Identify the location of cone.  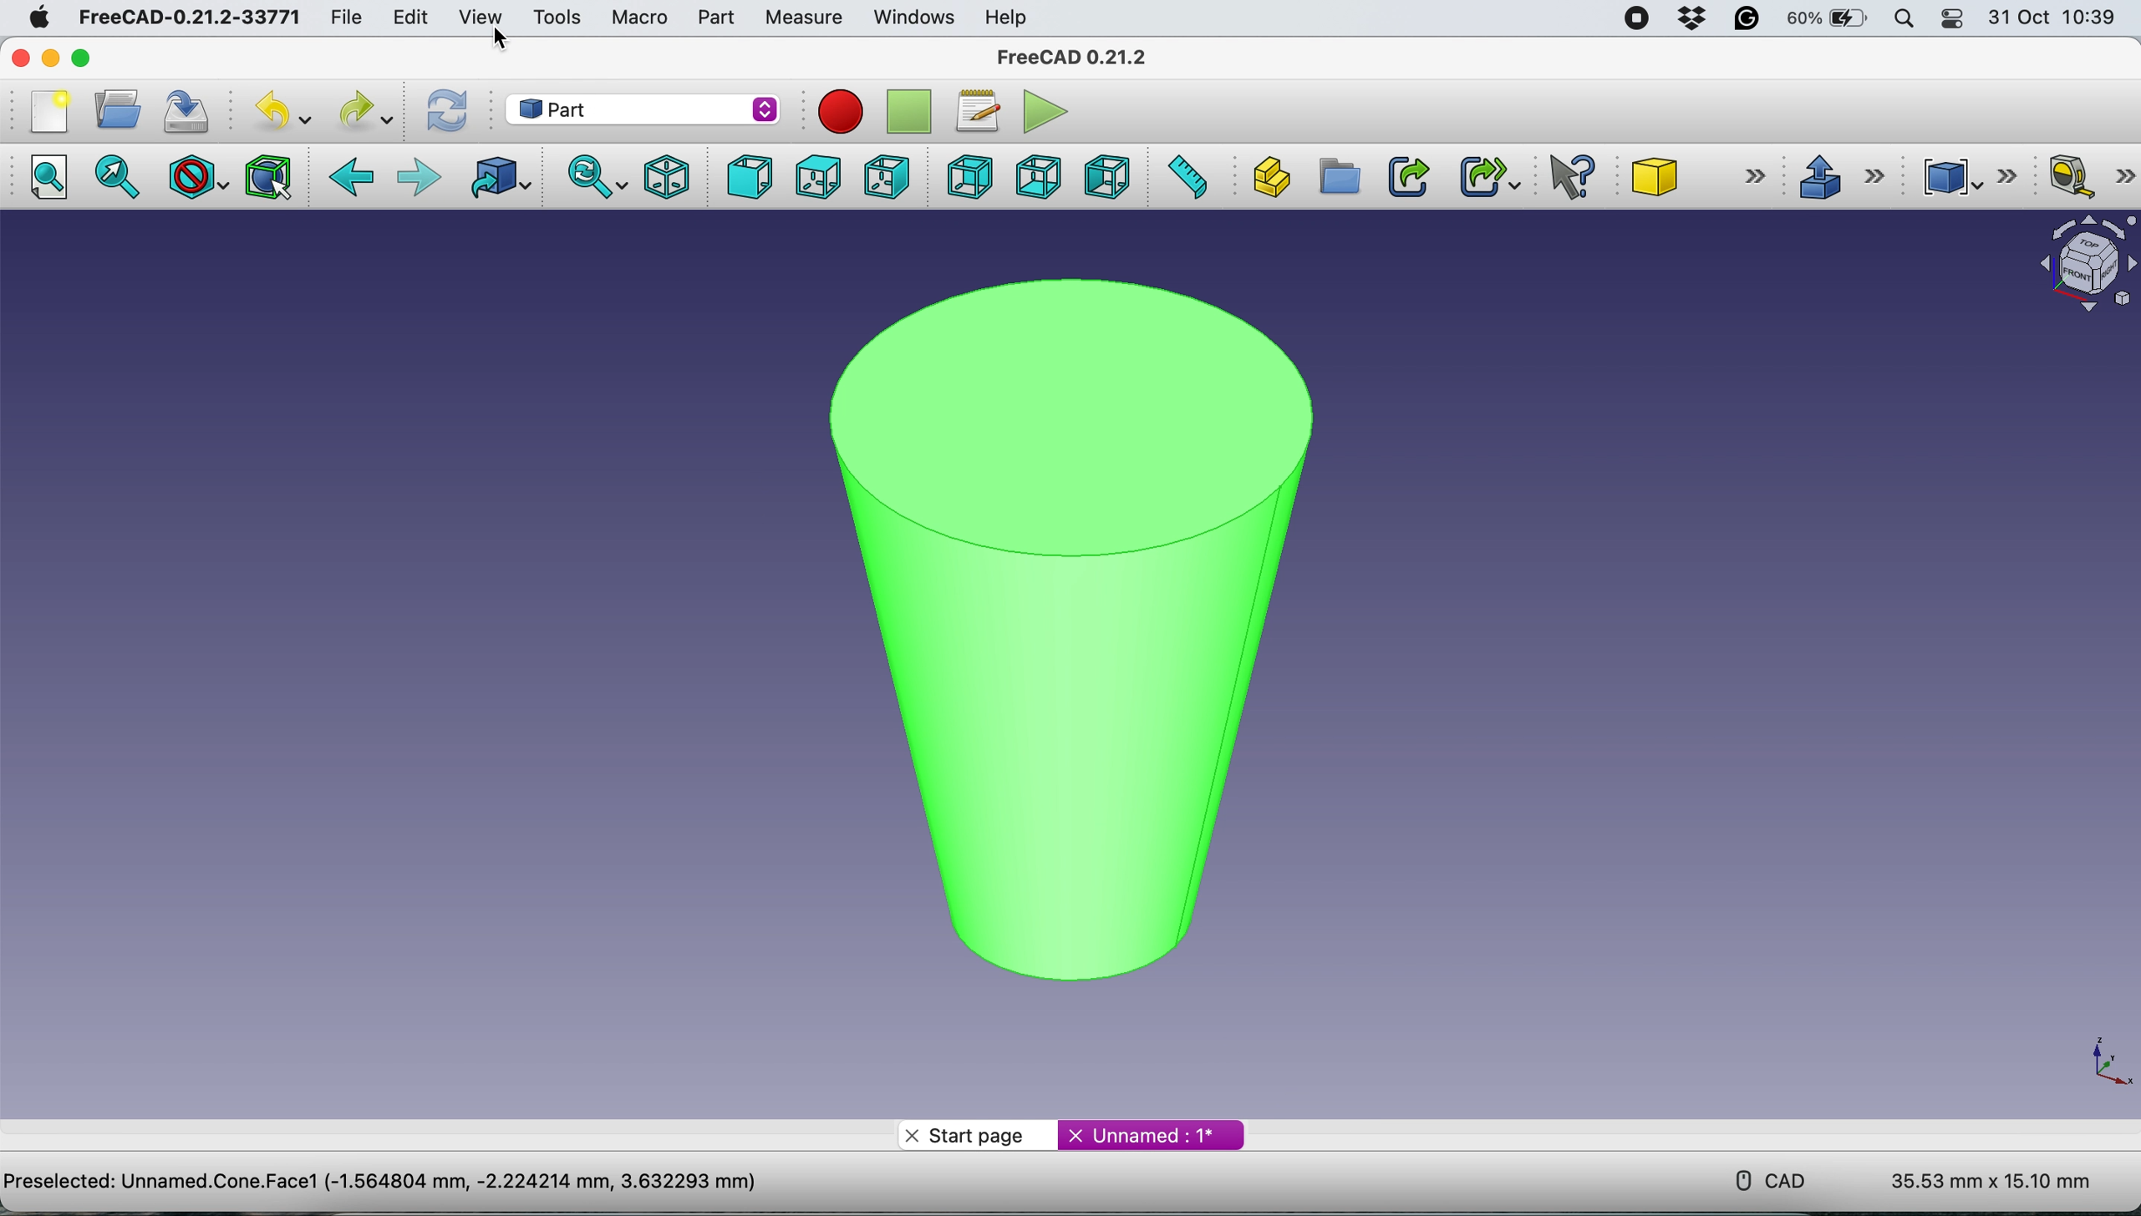
(1059, 617).